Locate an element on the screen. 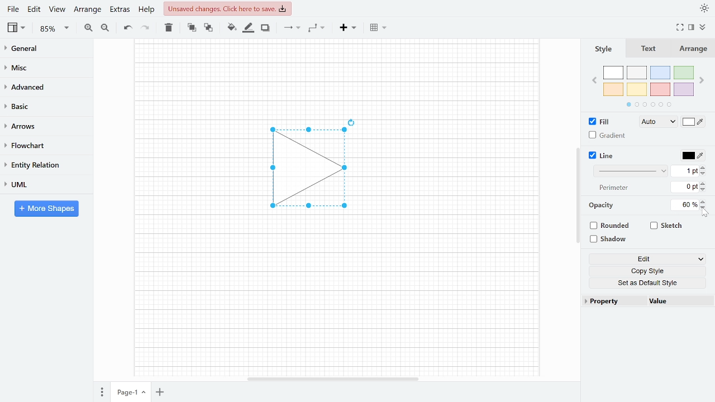 This screenshot has width=715, height=402. Current page is located at coordinates (125, 393).